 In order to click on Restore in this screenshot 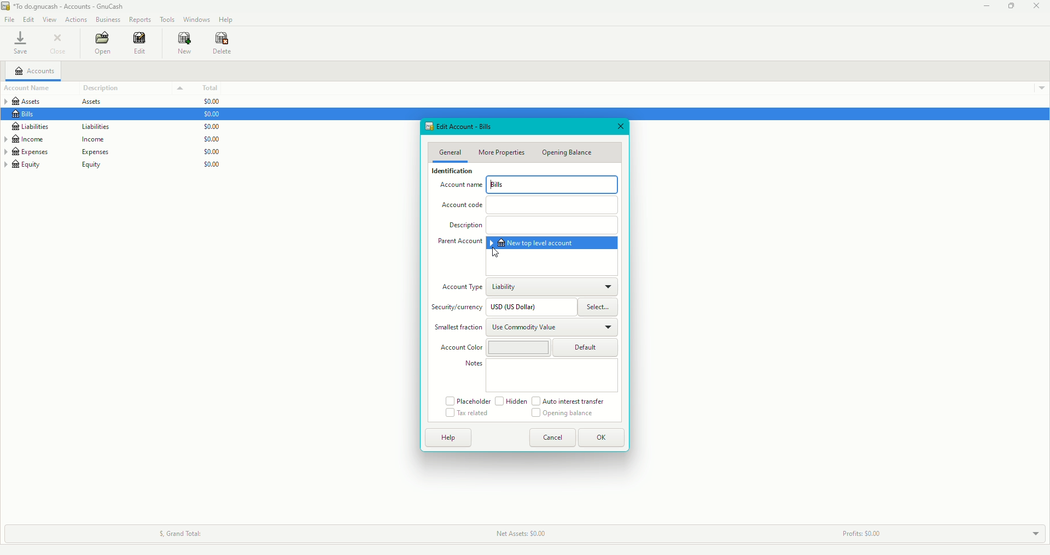, I will do `click(1010, 7)`.